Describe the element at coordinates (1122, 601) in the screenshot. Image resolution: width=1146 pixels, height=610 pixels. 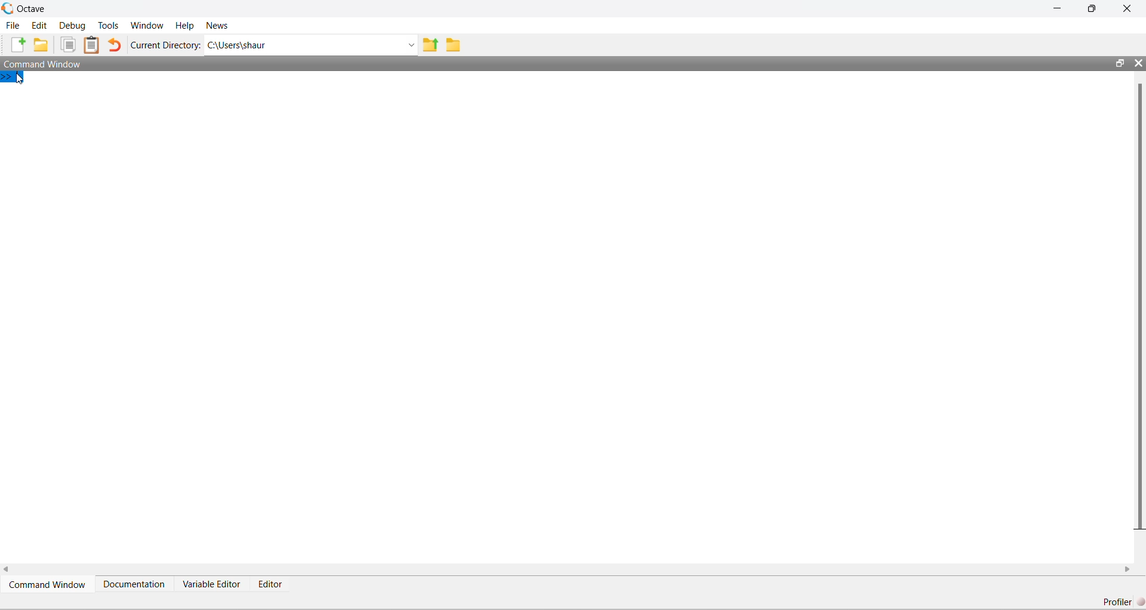
I see `Profiler` at that location.